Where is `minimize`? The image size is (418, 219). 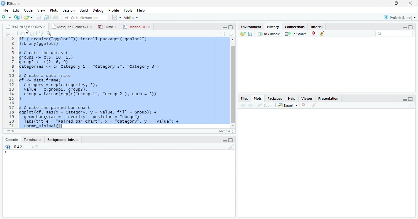 minimize is located at coordinates (225, 141).